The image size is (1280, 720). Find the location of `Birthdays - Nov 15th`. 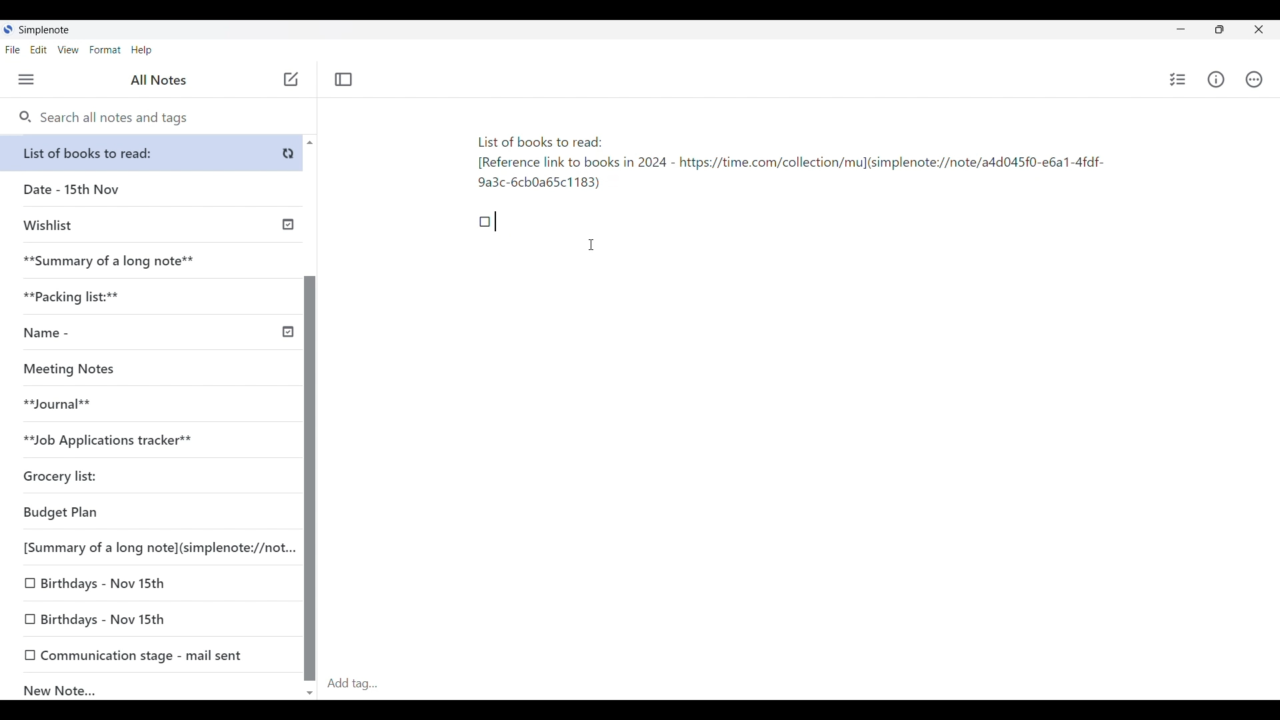

Birthdays - Nov 15th is located at coordinates (153, 620).